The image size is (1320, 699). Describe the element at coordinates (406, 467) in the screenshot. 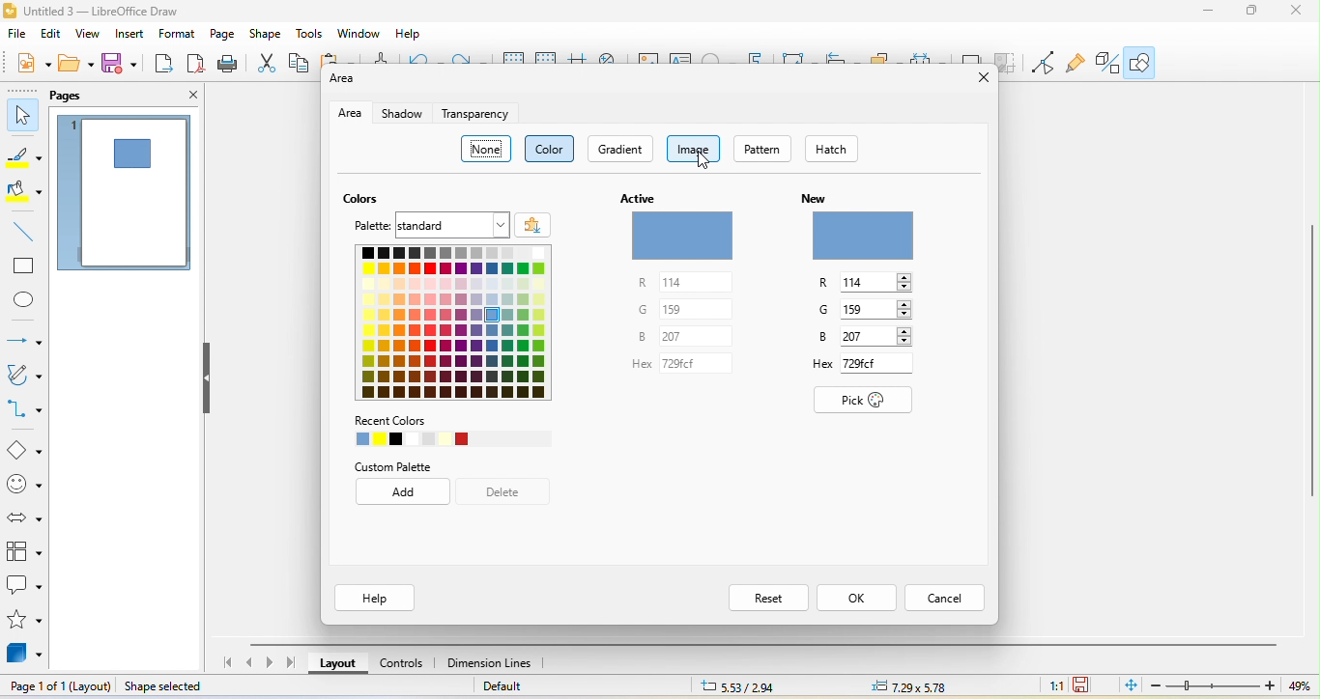

I see `custom palette` at that location.